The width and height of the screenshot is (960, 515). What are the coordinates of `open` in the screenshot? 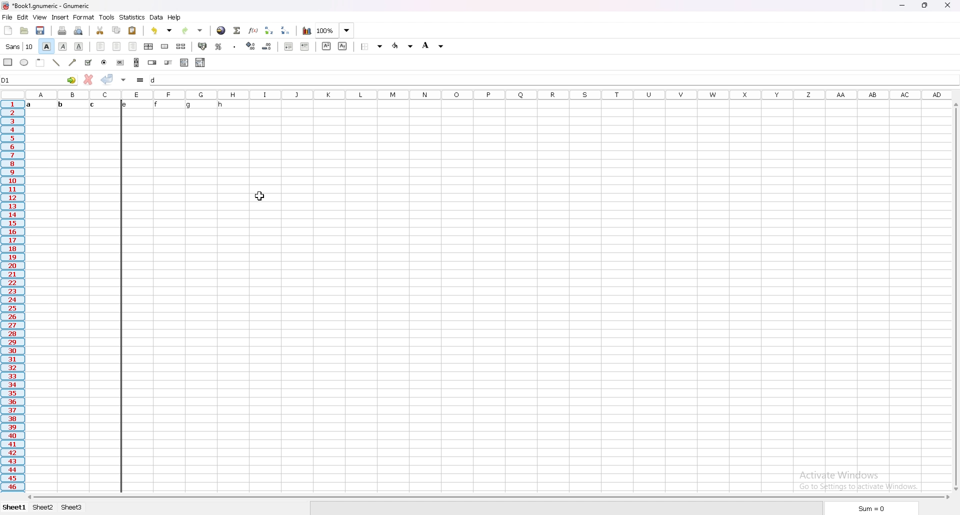 It's located at (24, 30).